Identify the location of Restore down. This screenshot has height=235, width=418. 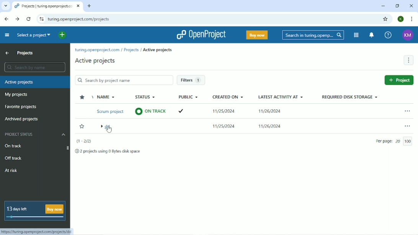
(398, 6).